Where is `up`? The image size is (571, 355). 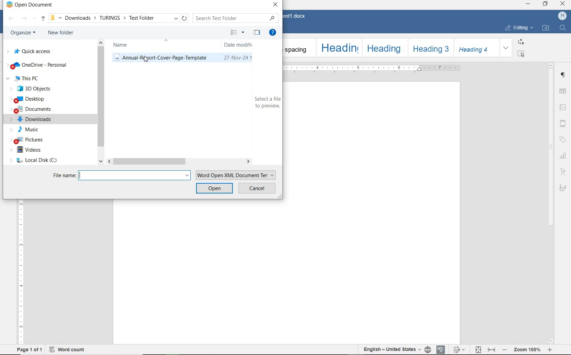 up is located at coordinates (42, 19).